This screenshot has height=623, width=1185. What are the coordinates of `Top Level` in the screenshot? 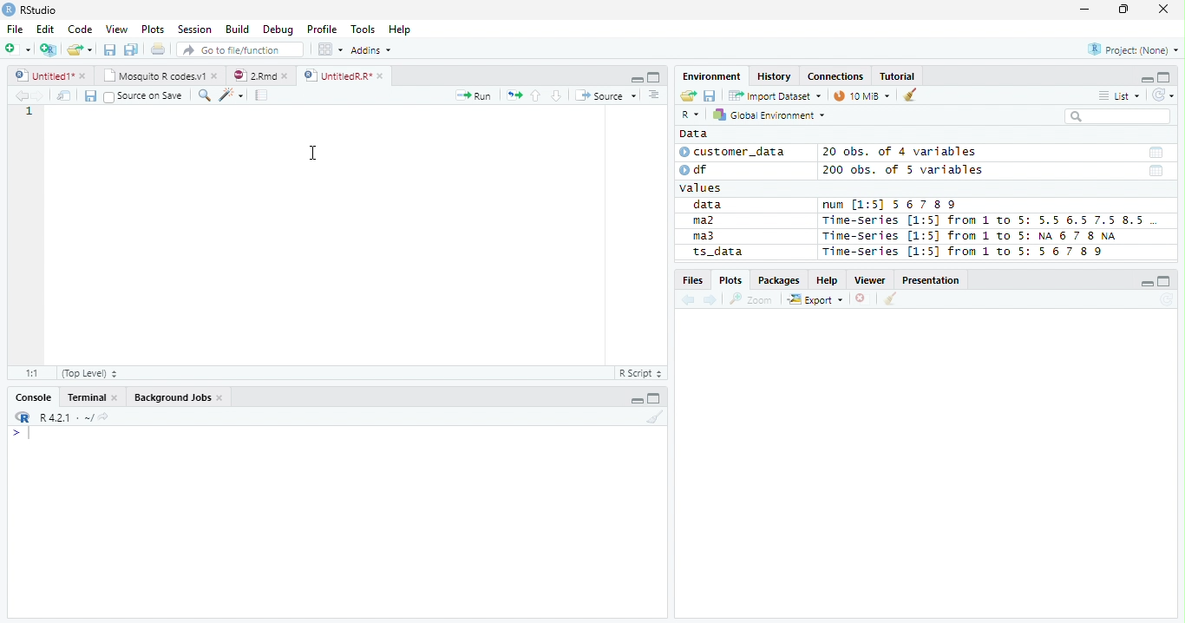 It's located at (88, 374).